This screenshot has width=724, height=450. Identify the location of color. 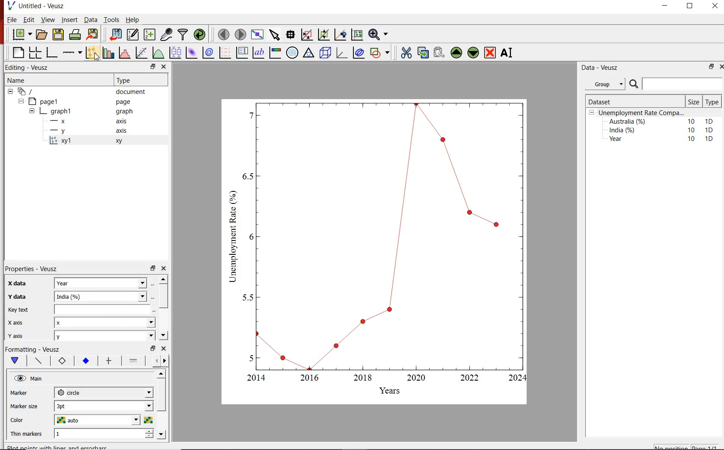
(24, 420).